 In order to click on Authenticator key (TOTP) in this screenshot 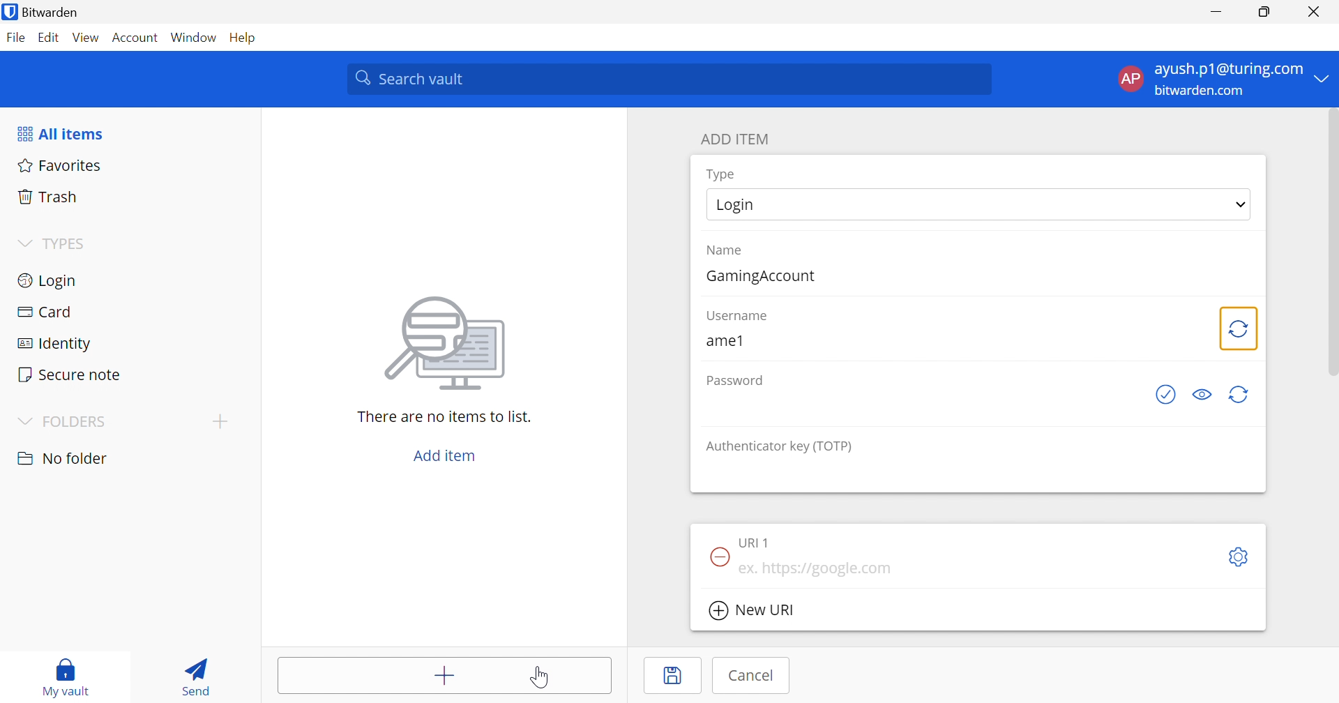, I will do `click(783, 446)`.